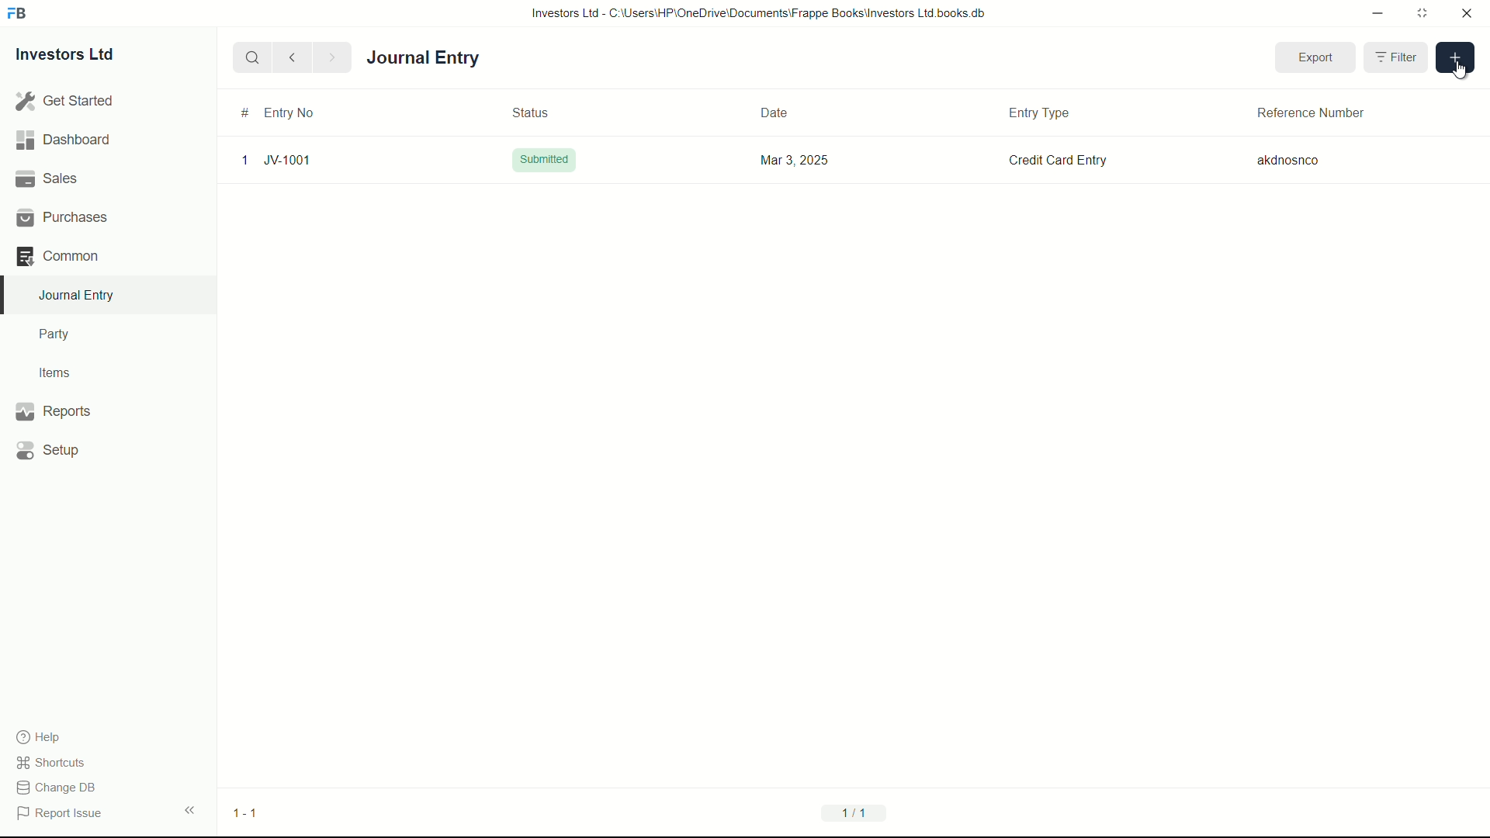  What do you see at coordinates (290, 57) in the screenshot?
I see `previous` at bounding box center [290, 57].